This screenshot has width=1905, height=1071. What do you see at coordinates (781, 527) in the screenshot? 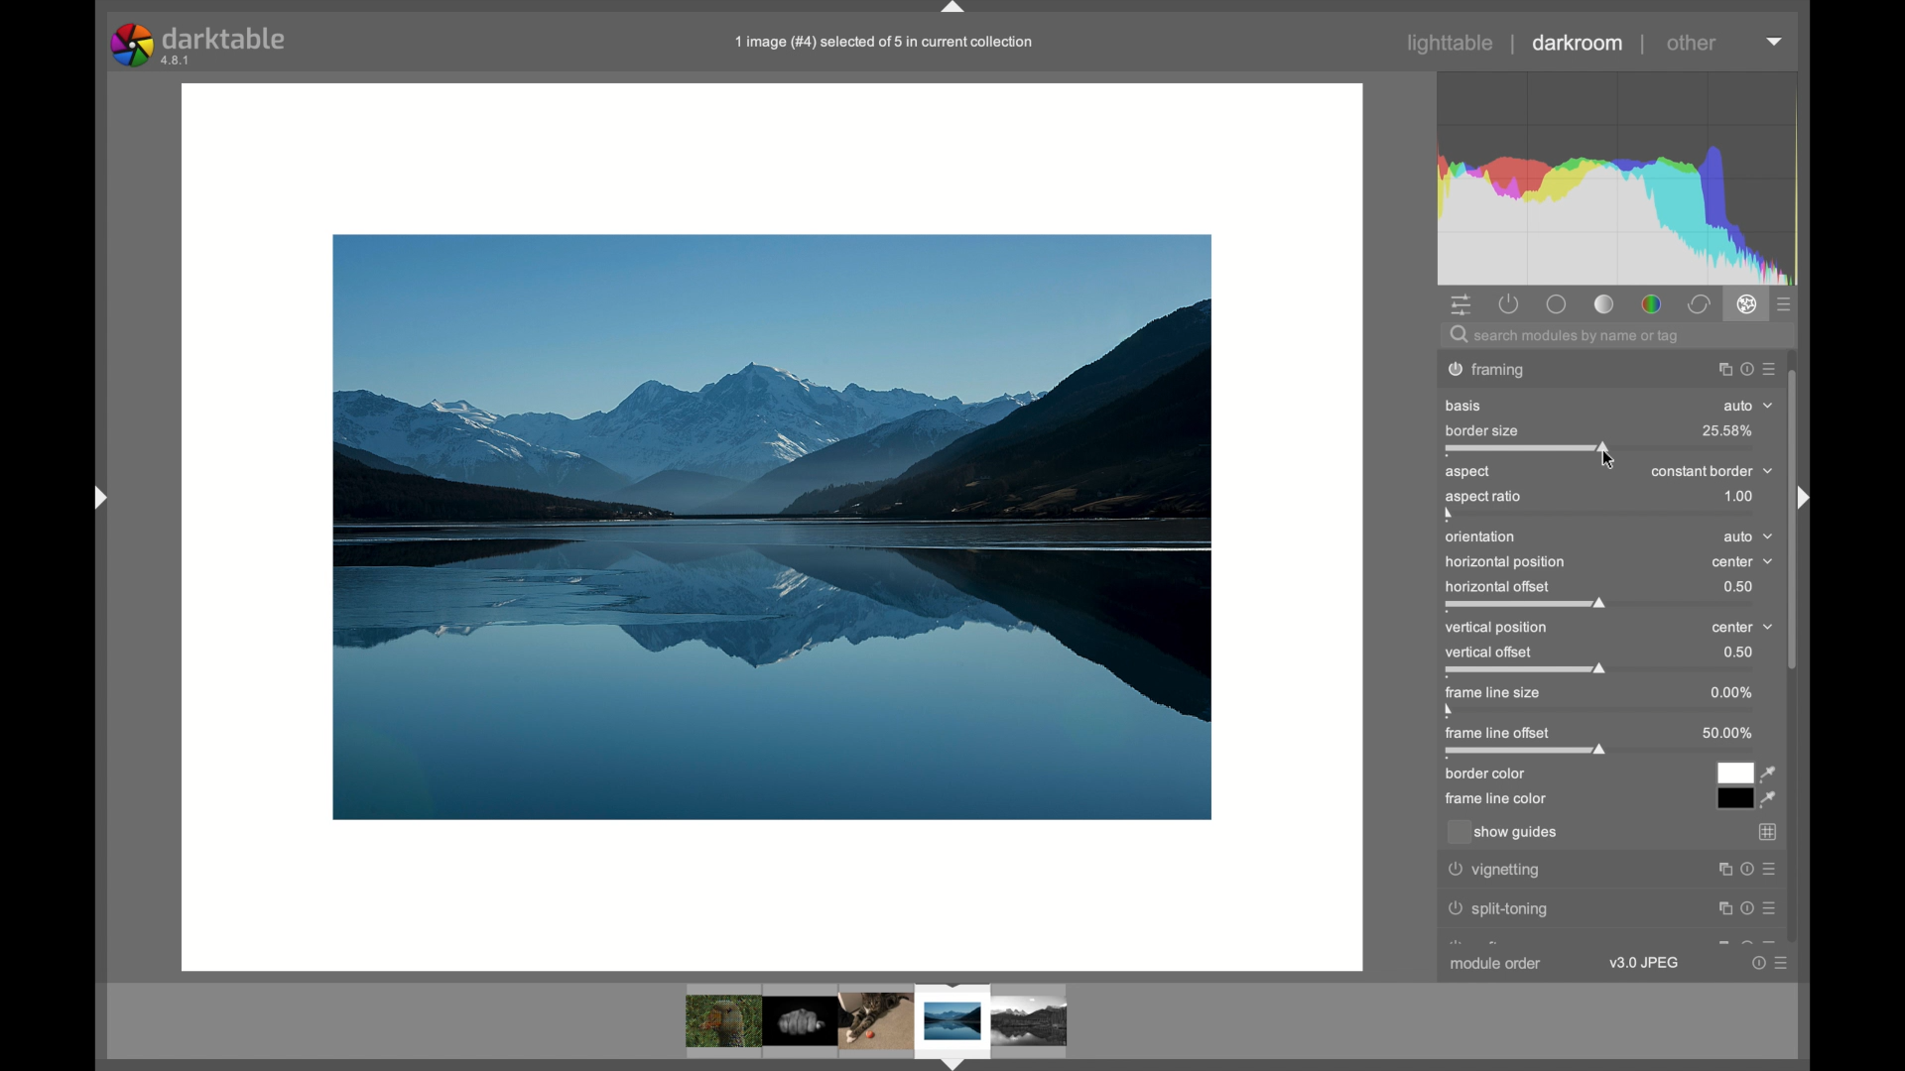
I see `photo preview` at bounding box center [781, 527].